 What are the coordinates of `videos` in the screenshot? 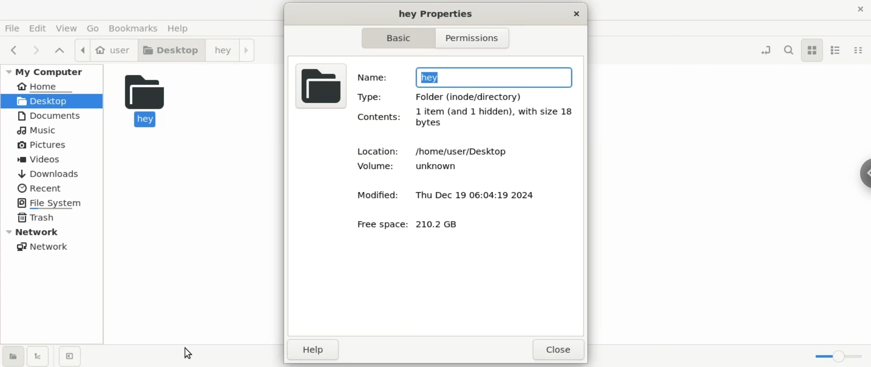 It's located at (54, 160).